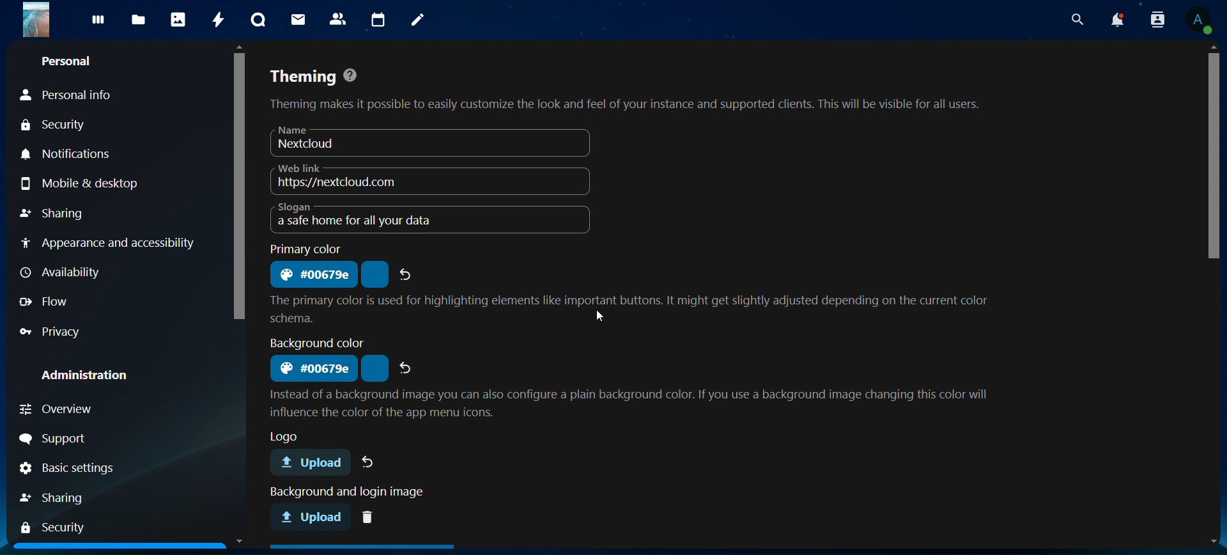  I want to click on text, so click(310, 250).